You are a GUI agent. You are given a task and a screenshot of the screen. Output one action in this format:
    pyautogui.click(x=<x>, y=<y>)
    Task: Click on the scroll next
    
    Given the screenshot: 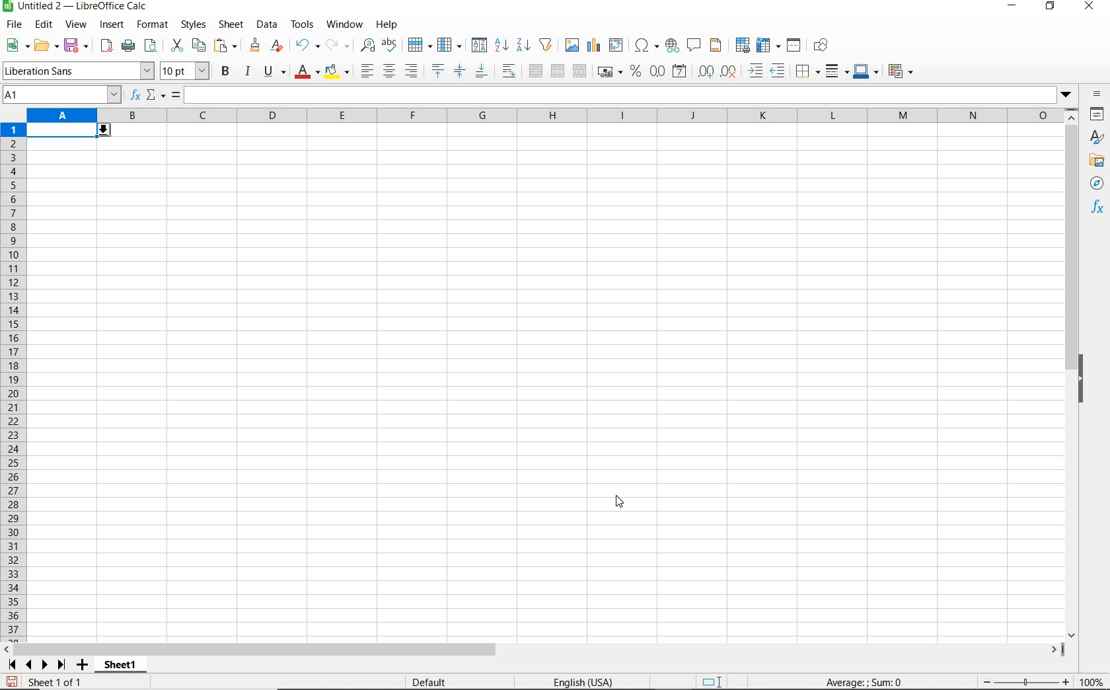 What is the action you would take?
    pyautogui.click(x=34, y=665)
    